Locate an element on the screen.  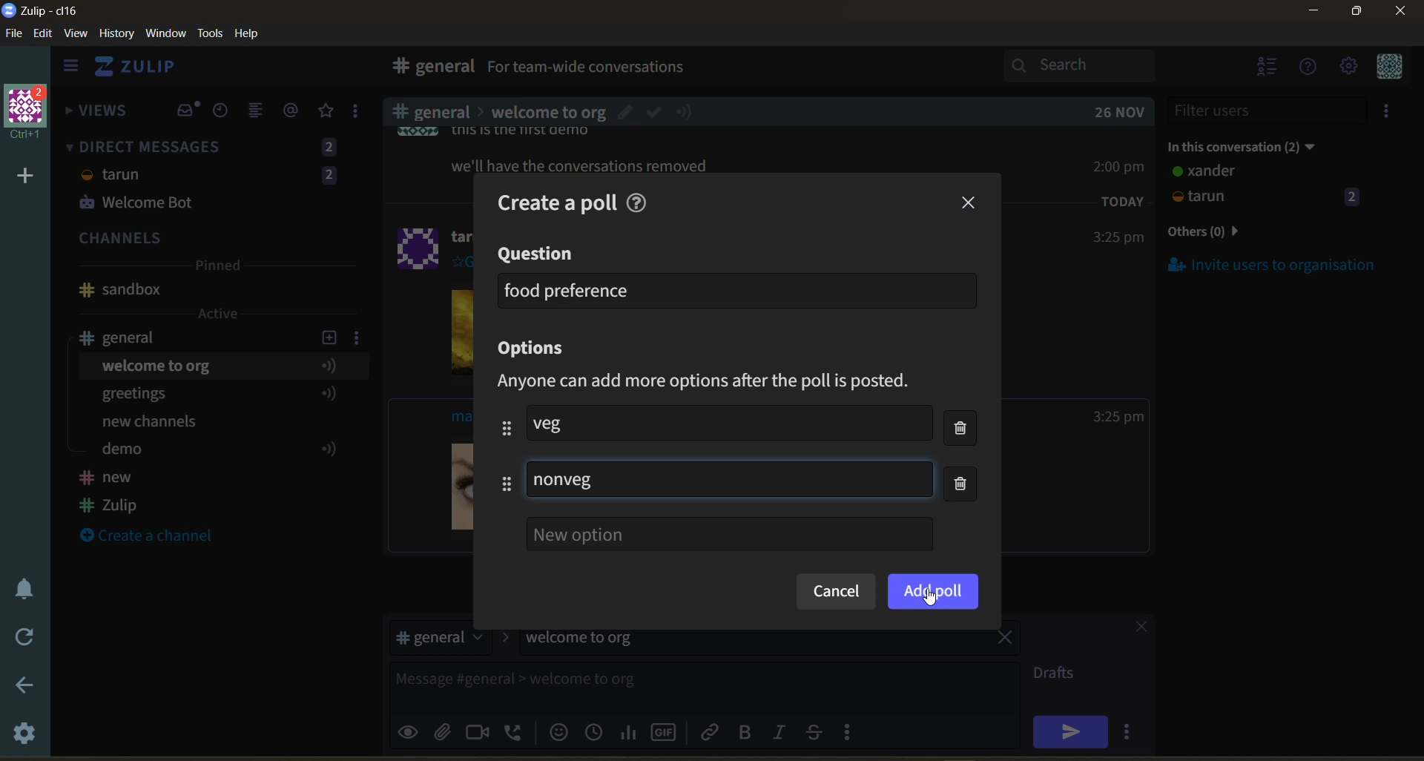
text box is located at coordinates (666, 685).